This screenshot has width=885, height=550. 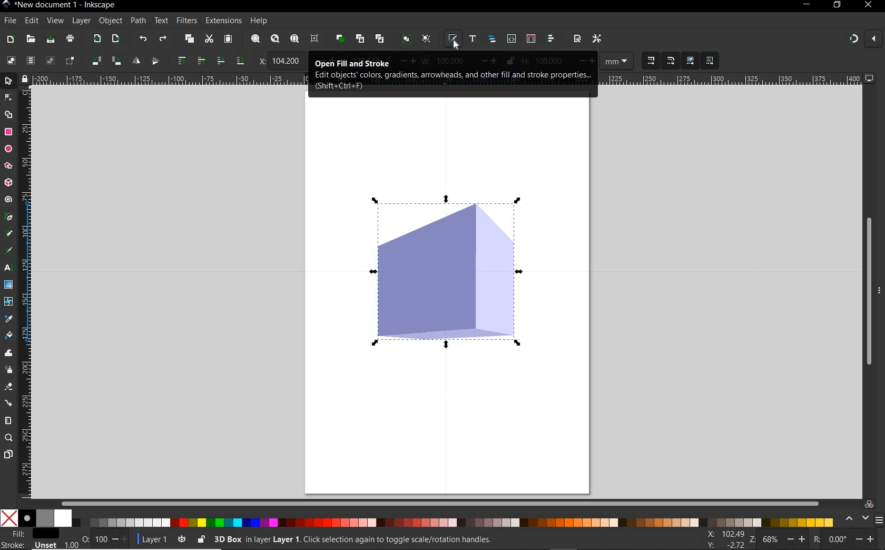 What do you see at coordinates (149, 539) in the screenshot?
I see `CURRENT LAYER` at bounding box center [149, 539].